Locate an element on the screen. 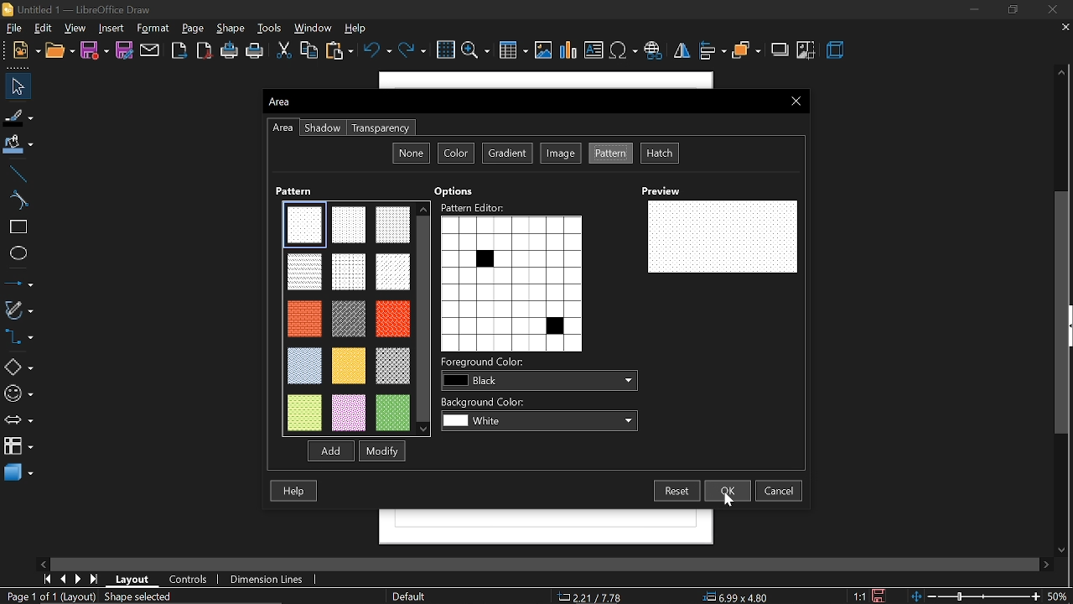 This screenshot has height=604, width=1073. vertical scrollbar is located at coordinates (1064, 312).